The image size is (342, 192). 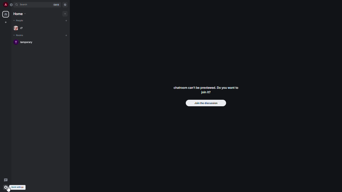 What do you see at coordinates (24, 4) in the screenshot?
I see `search` at bounding box center [24, 4].